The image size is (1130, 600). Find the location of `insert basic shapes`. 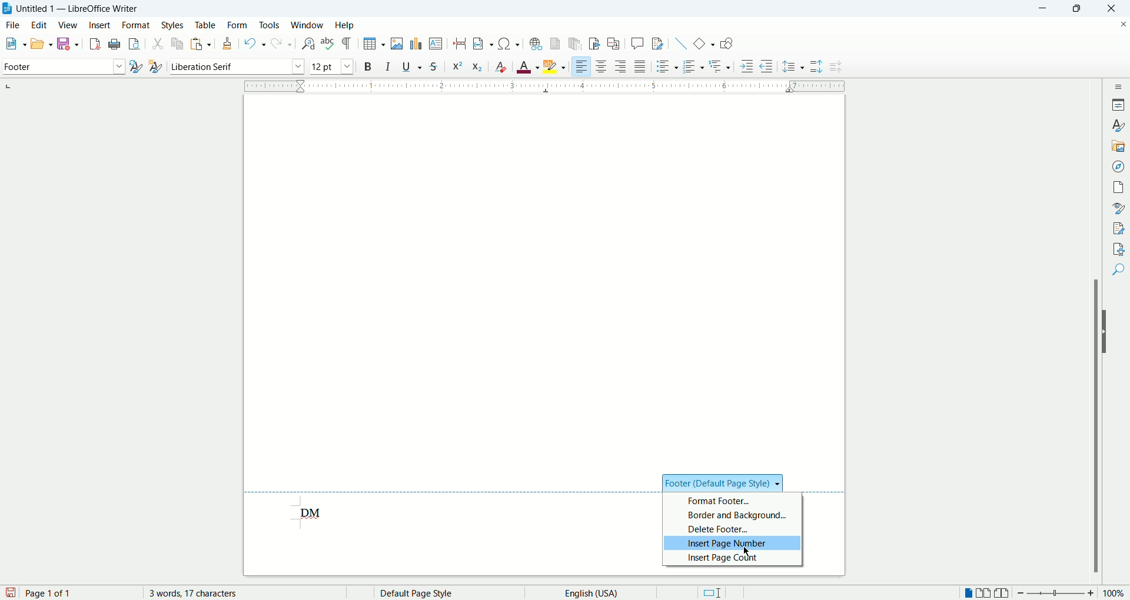

insert basic shapes is located at coordinates (704, 42).